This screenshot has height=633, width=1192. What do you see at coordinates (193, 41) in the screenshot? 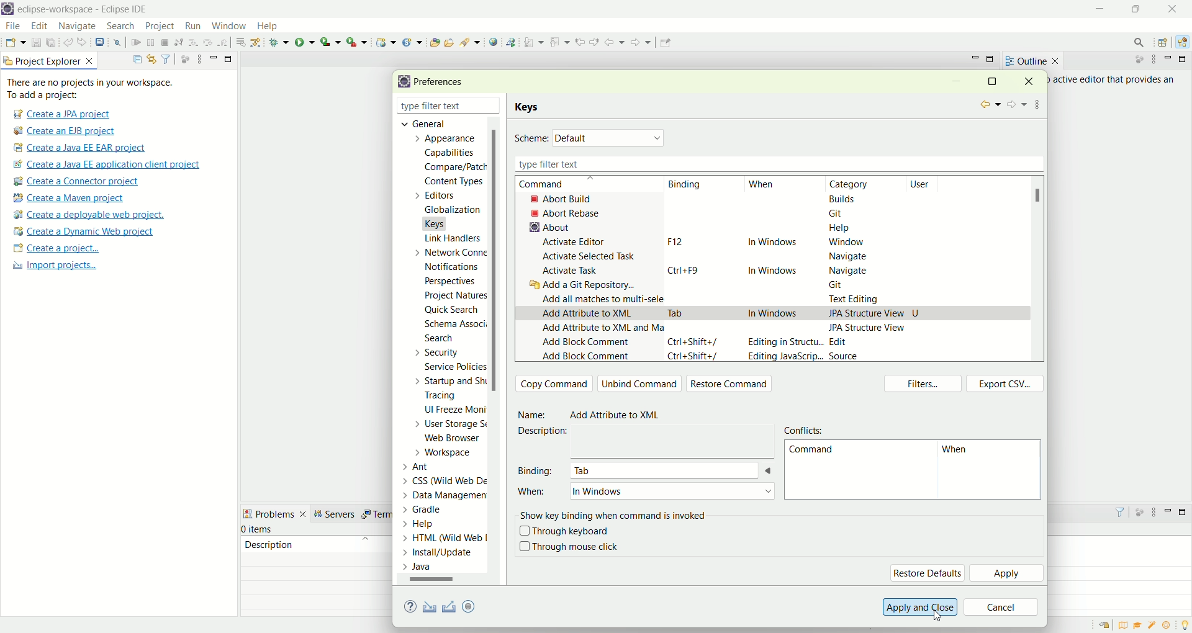
I see `step into` at bounding box center [193, 41].